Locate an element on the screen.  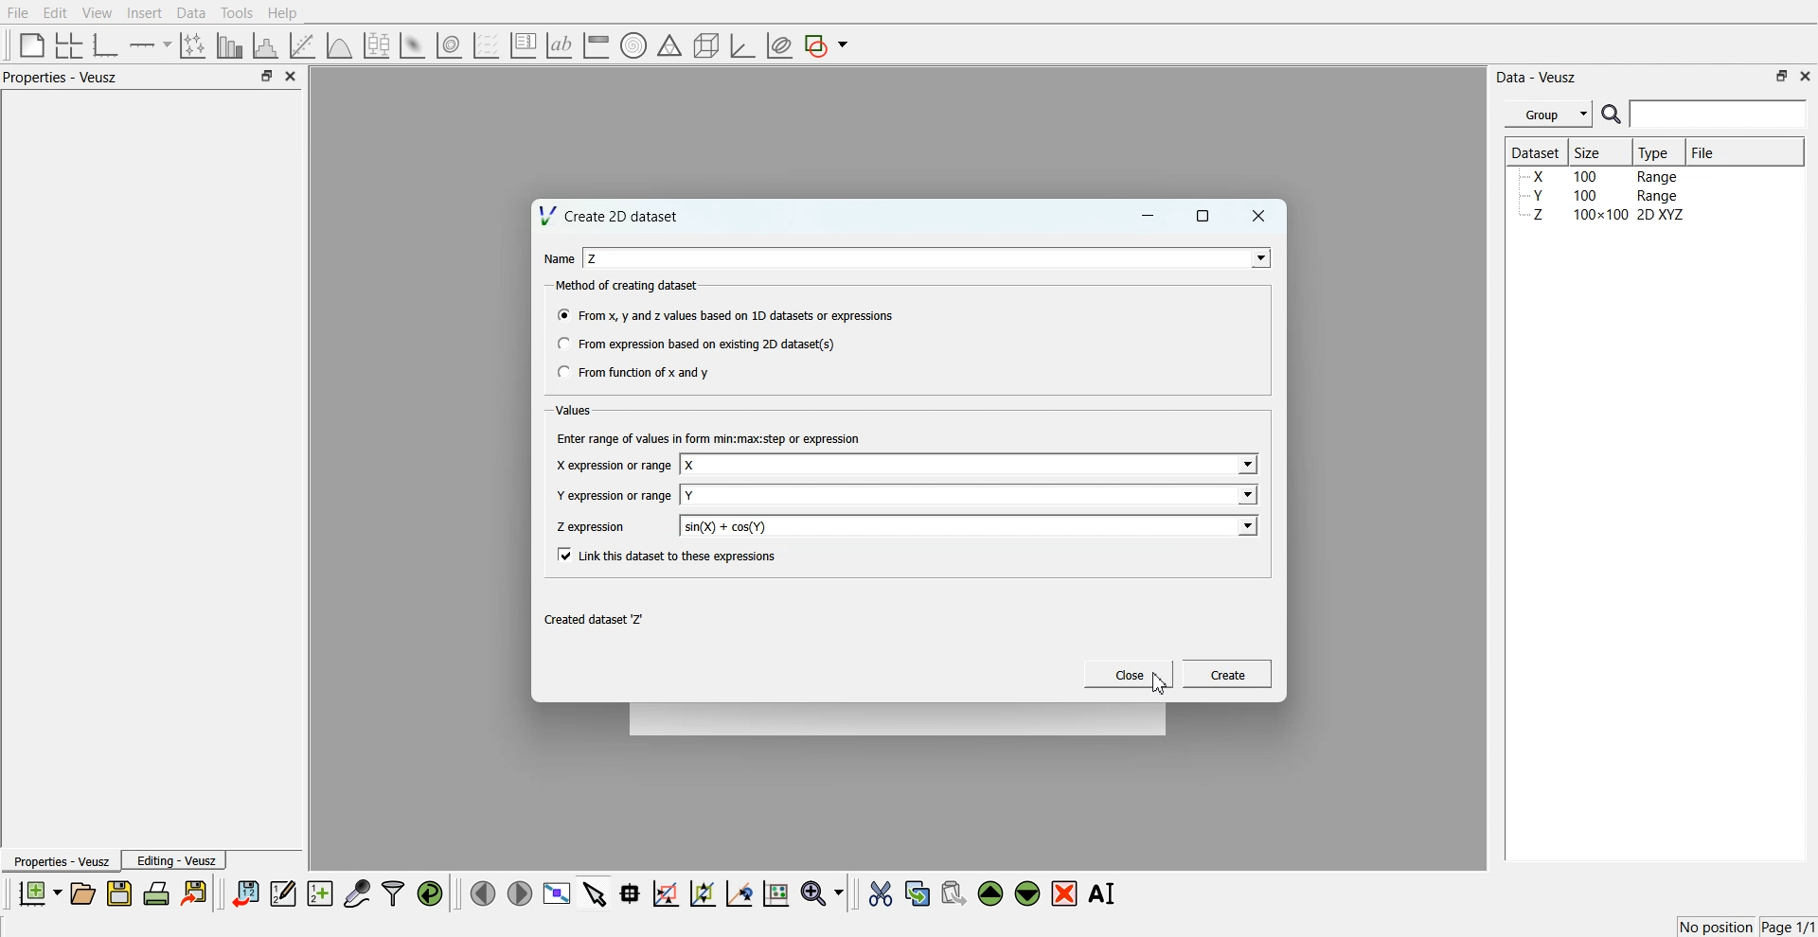
Import dataset from veusz is located at coordinates (245, 893).